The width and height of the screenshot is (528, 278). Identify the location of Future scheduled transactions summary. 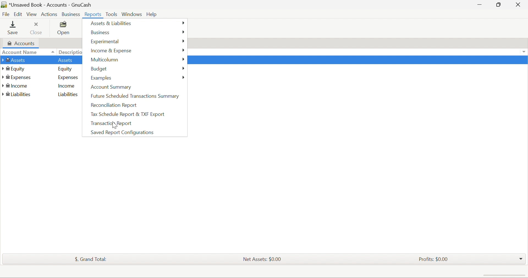
(135, 96).